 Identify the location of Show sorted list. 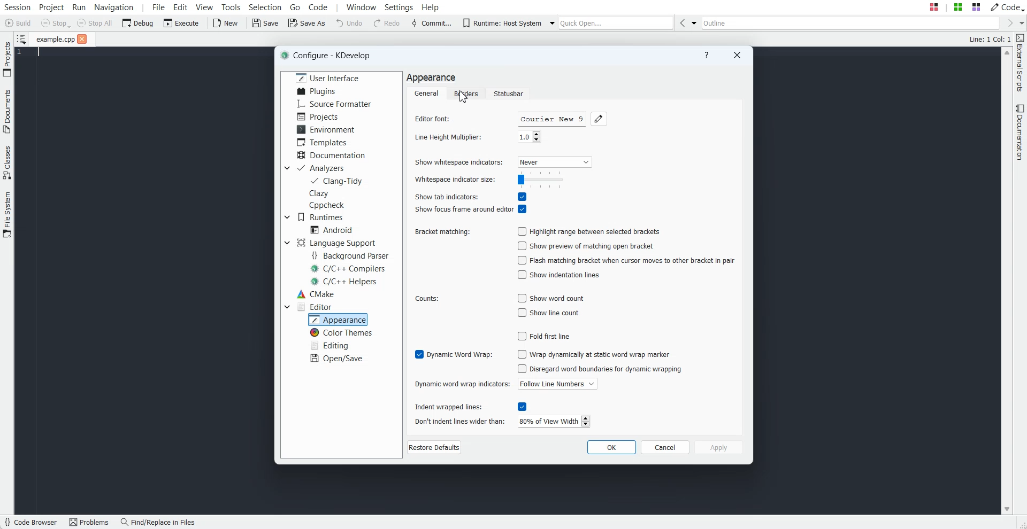
(22, 38).